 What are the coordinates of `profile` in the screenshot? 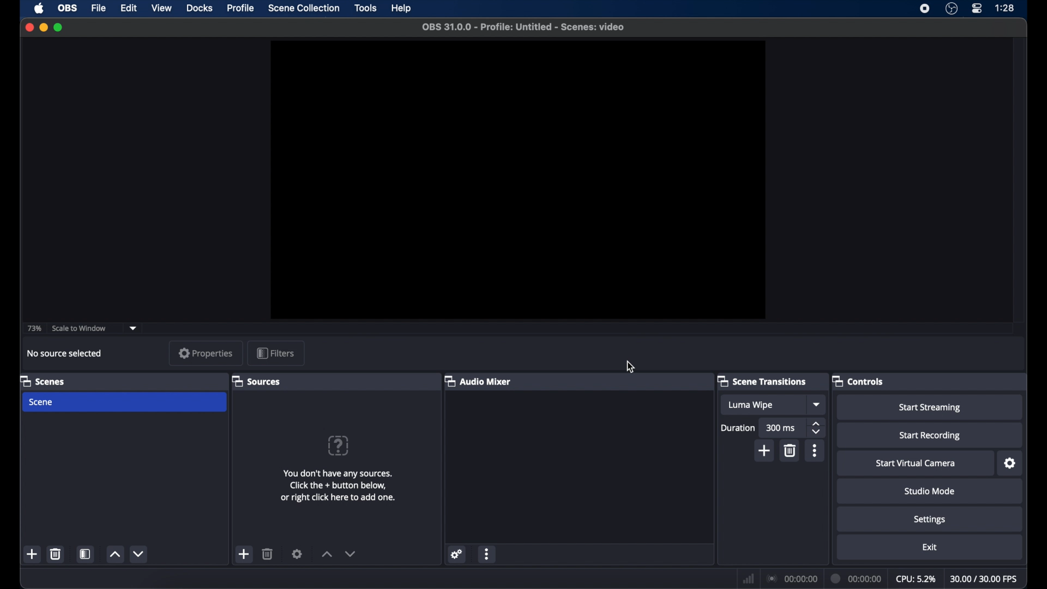 It's located at (241, 8).